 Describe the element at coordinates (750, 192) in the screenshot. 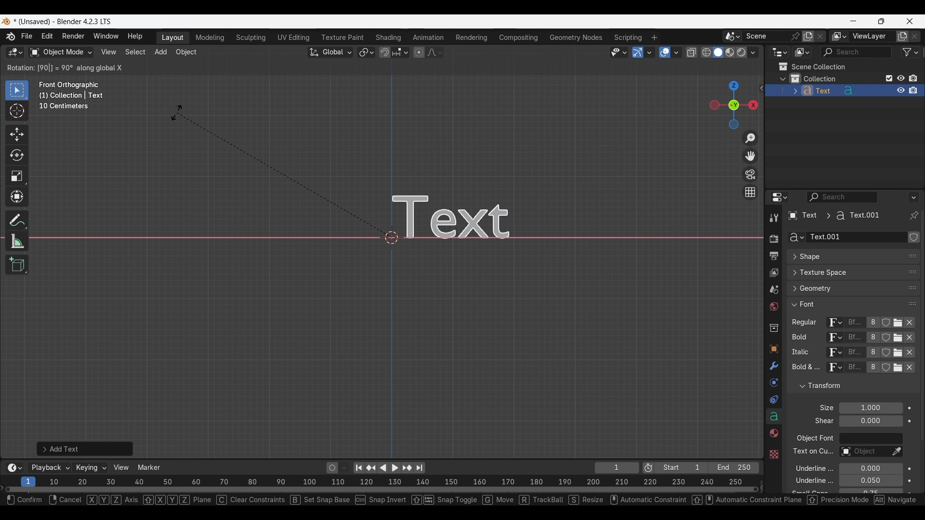

I see `Switch the current view from perspective/orthographic projection` at that location.